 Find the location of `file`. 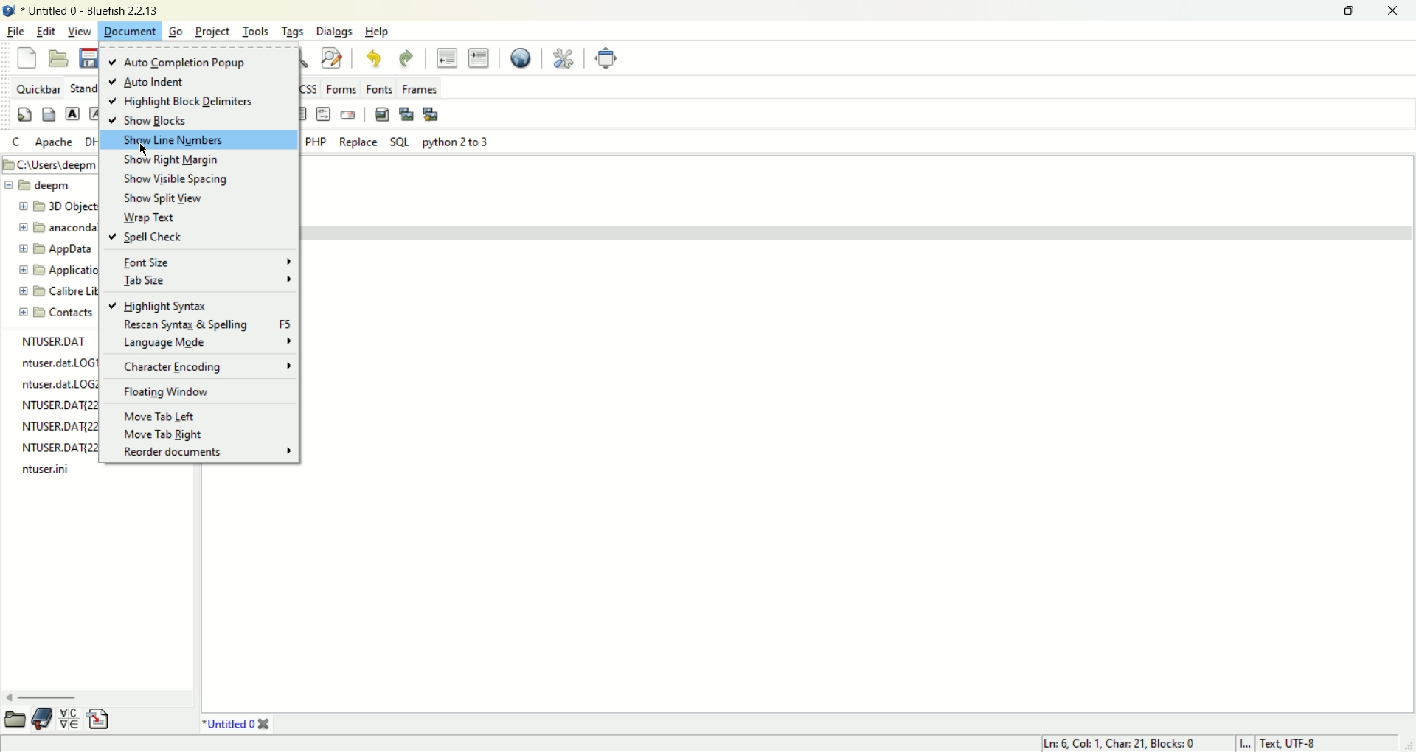

file is located at coordinates (17, 31).